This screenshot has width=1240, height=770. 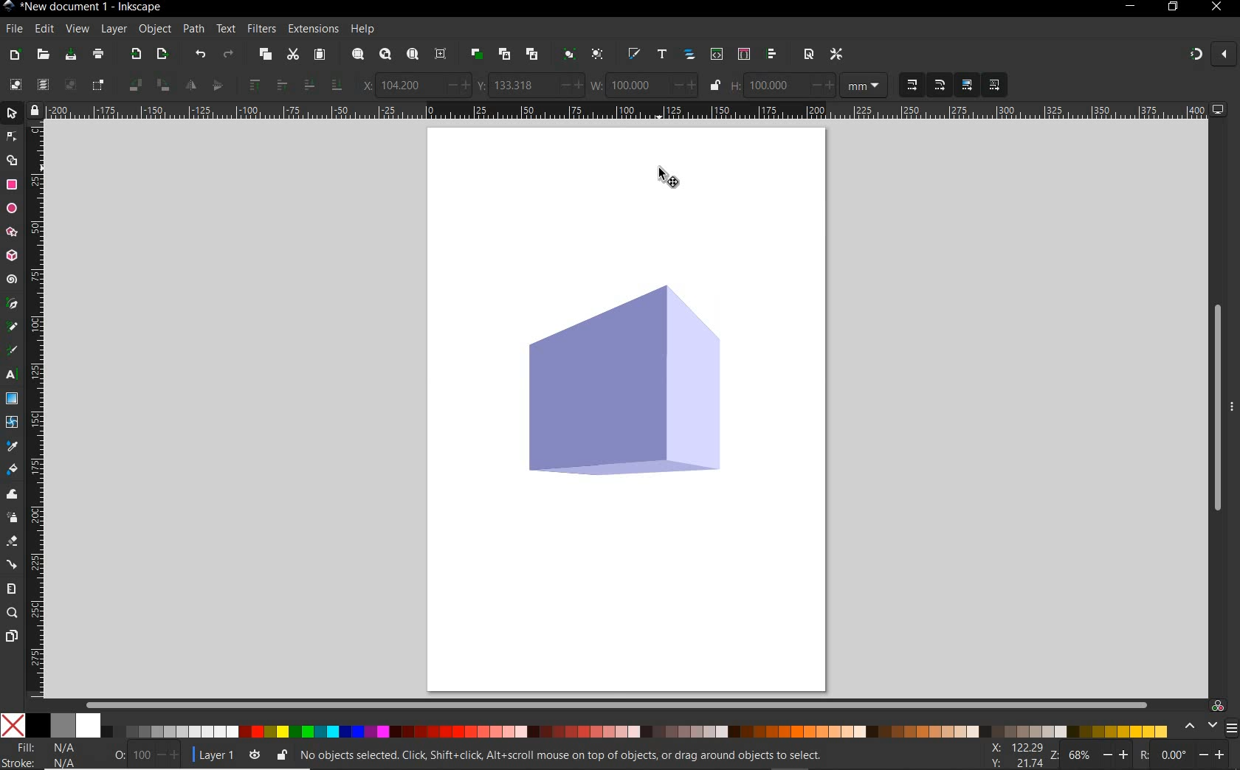 I want to click on cursor coordinates, so click(x=1017, y=755).